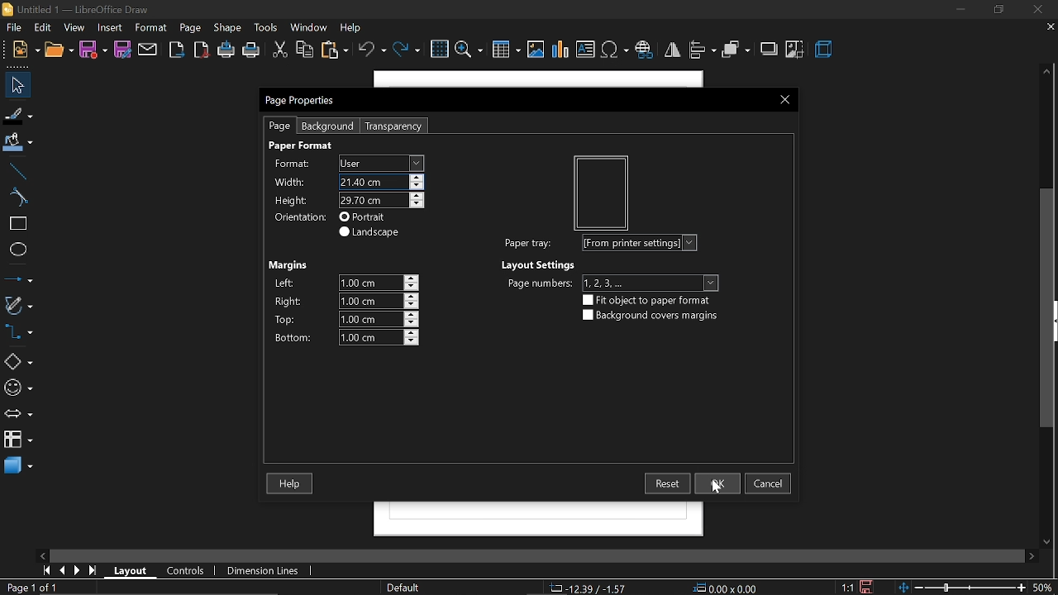  Describe the element at coordinates (1030, 555) in the screenshot. I see `move right` at that location.